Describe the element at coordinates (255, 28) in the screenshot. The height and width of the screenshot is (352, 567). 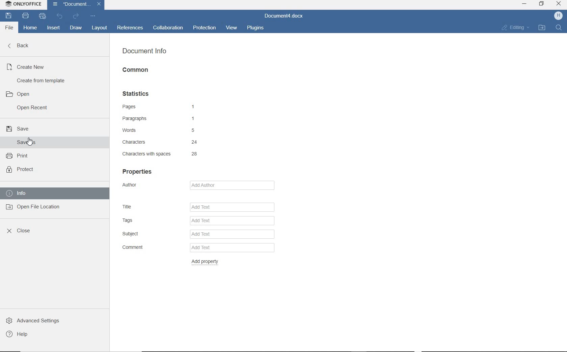
I see `plugins` at that location.